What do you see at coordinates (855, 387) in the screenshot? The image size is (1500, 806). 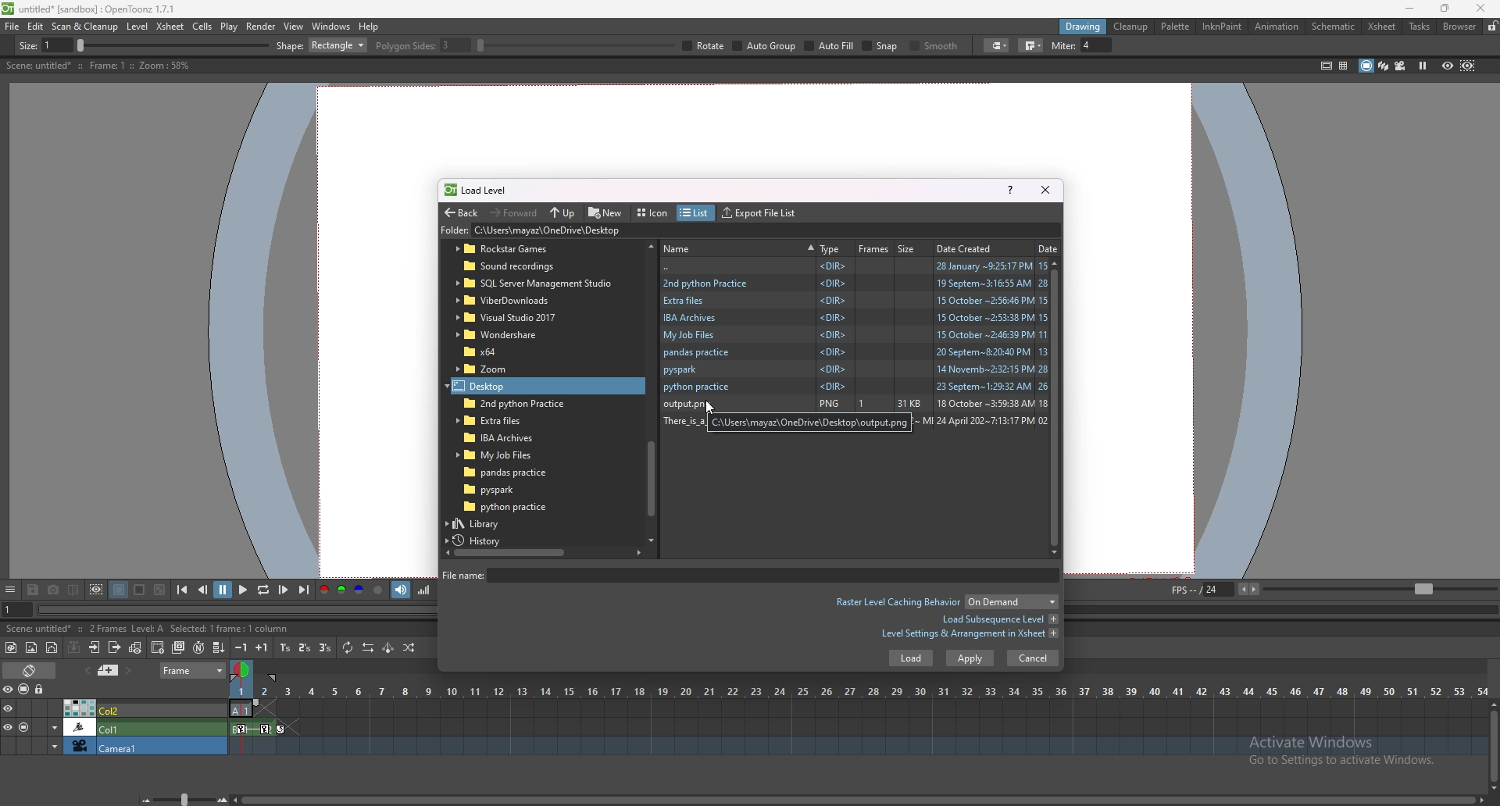 I see `folder` at bounding box center [855, 387].